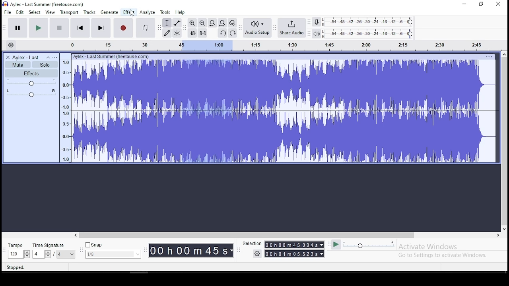 This screenshot has height=286, width=509. I want to click on zoom in, so click(192, 23).